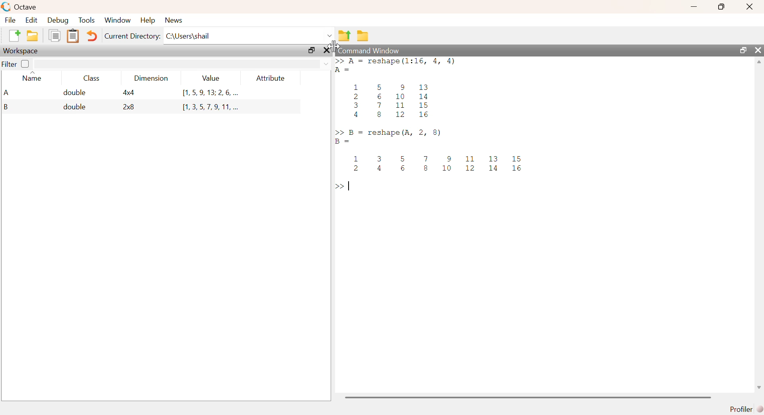 The width and height of the screenshot is (764, 415). Describe the element at coordinates (33, 78) in the screenshot. I see `name` at that location.